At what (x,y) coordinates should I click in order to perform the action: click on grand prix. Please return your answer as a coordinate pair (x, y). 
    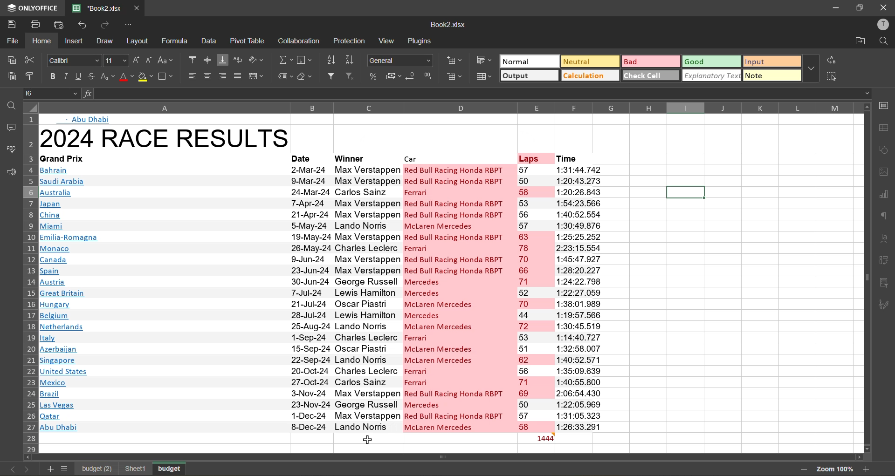
    Looking at the image, I should click on (155, 158).